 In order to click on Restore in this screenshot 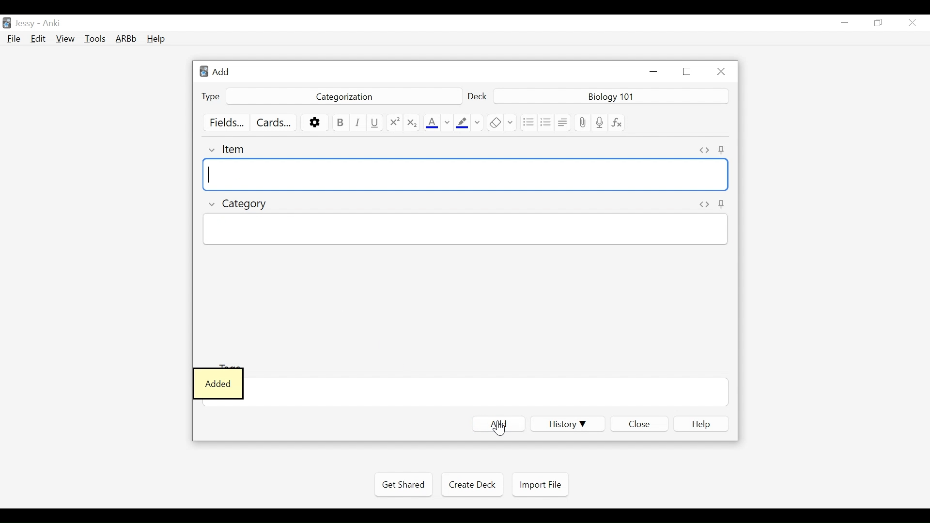, I will do `click(879, 23)`.